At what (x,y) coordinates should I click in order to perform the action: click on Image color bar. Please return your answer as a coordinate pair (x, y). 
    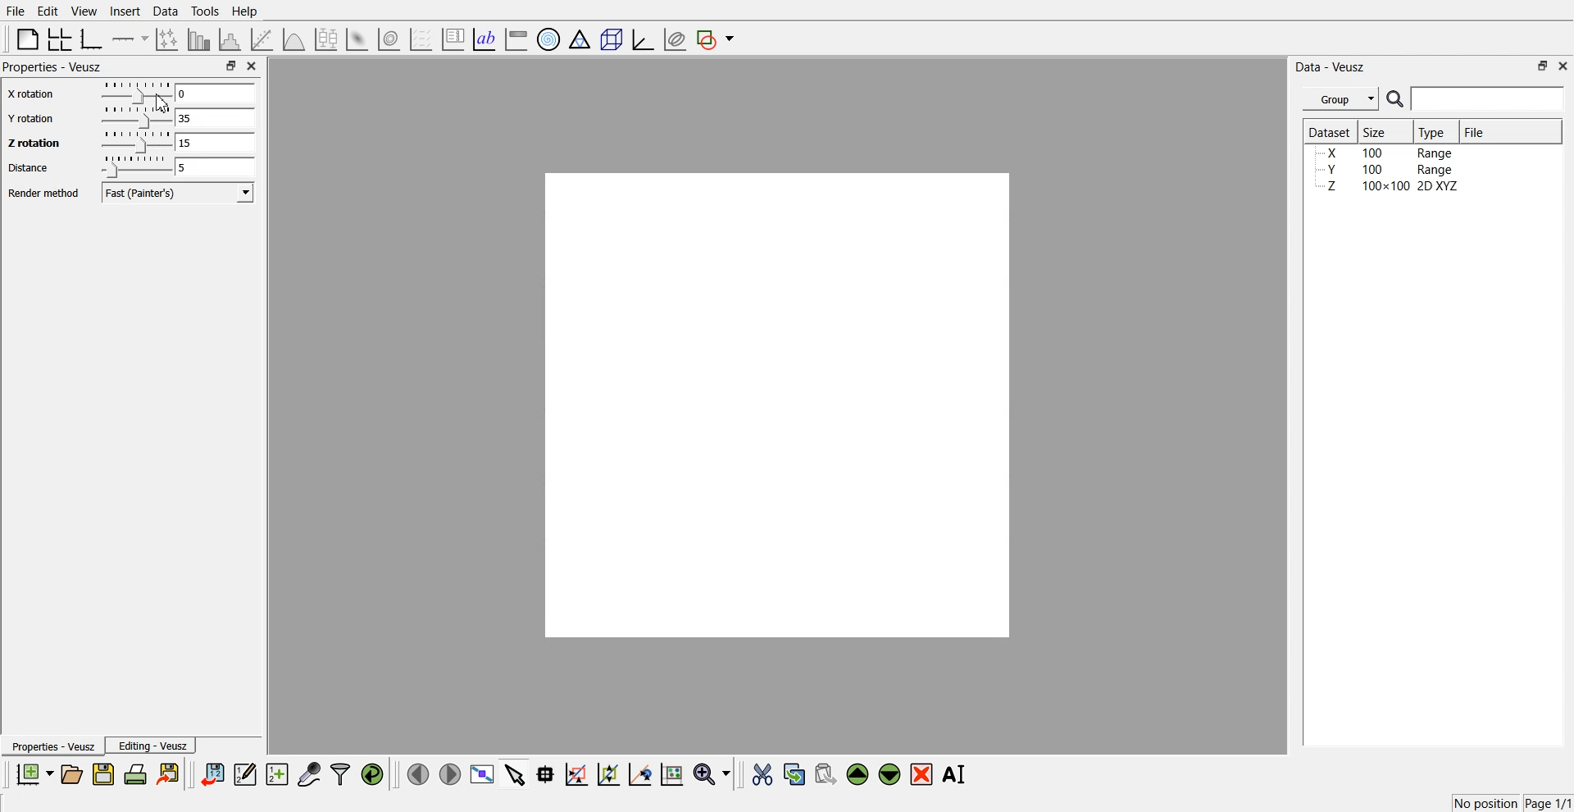
    Looking at the image, I should click on (516, 39).